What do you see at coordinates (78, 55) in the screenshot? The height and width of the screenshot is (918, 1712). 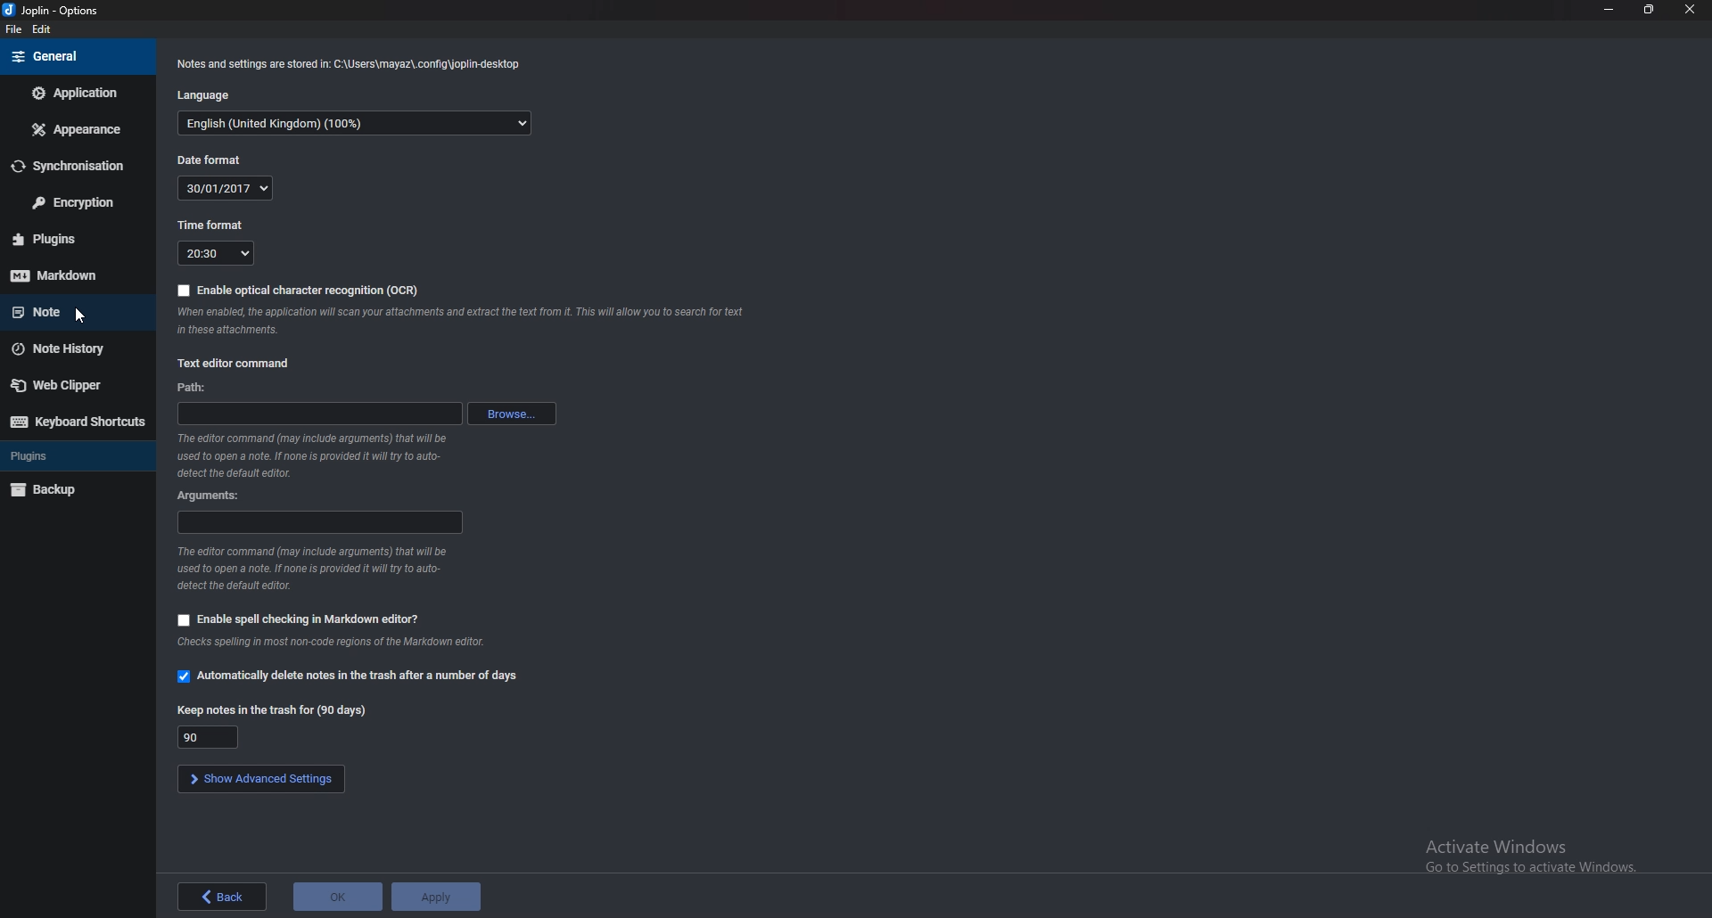 I see `General` at bounding box center [78, 55].